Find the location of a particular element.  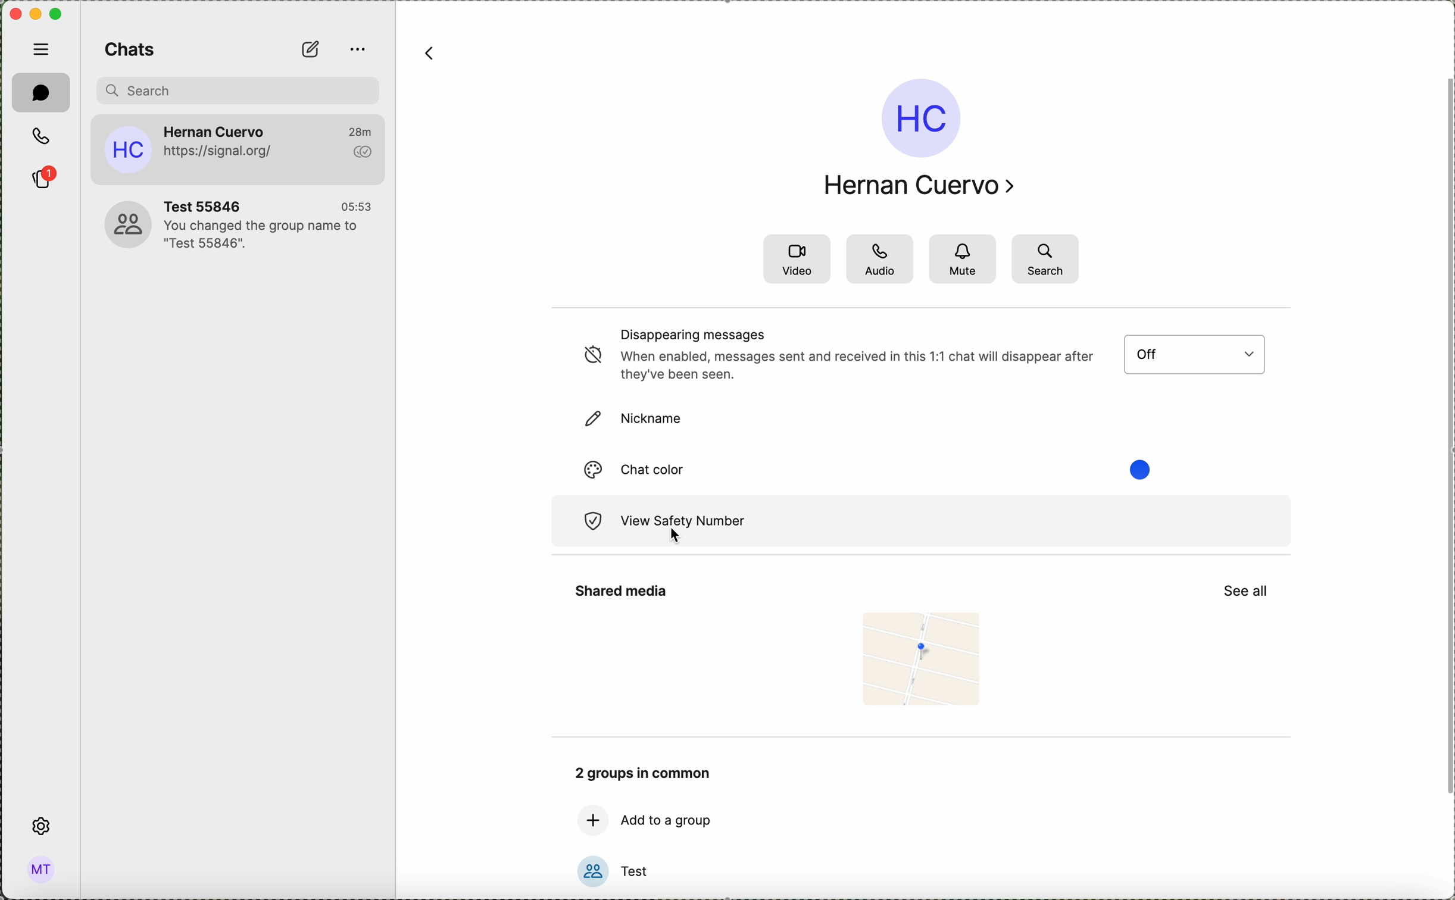

menu is located at coordinates (1199, 355).